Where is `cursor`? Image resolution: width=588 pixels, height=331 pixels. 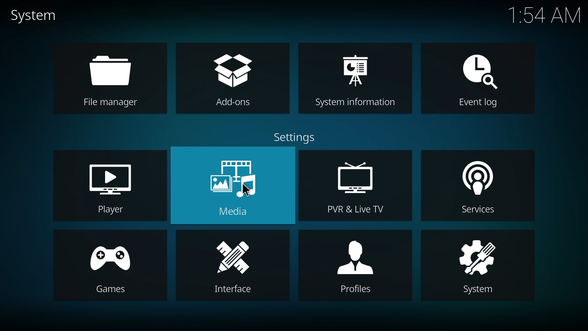
cursor is located at coordinates (246, 190).